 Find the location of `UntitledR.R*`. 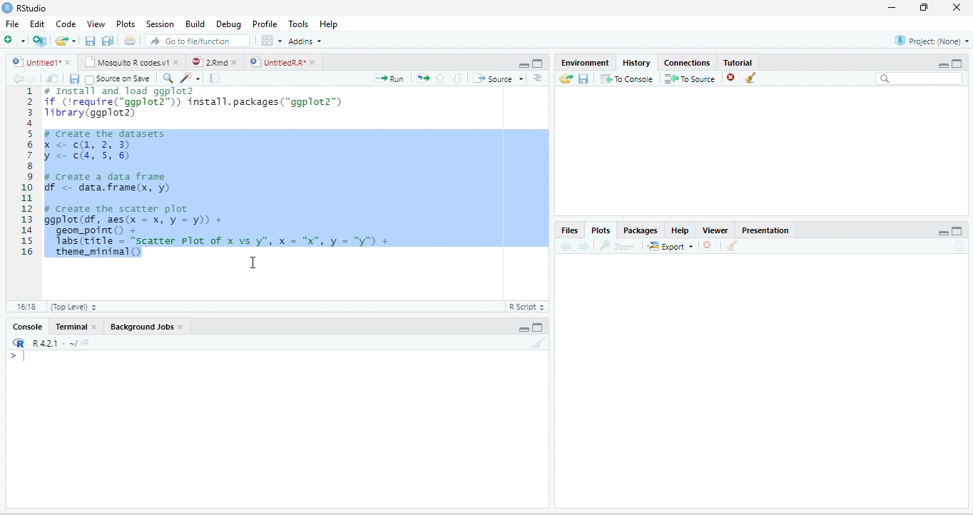

UntitledR.R* is located at coordinates (276, 62).